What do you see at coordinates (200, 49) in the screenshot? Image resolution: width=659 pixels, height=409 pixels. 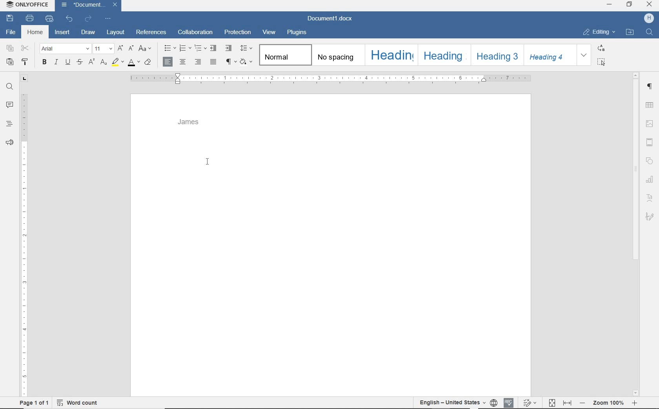 I see `multilevel list` at bounding box center [200, 49].